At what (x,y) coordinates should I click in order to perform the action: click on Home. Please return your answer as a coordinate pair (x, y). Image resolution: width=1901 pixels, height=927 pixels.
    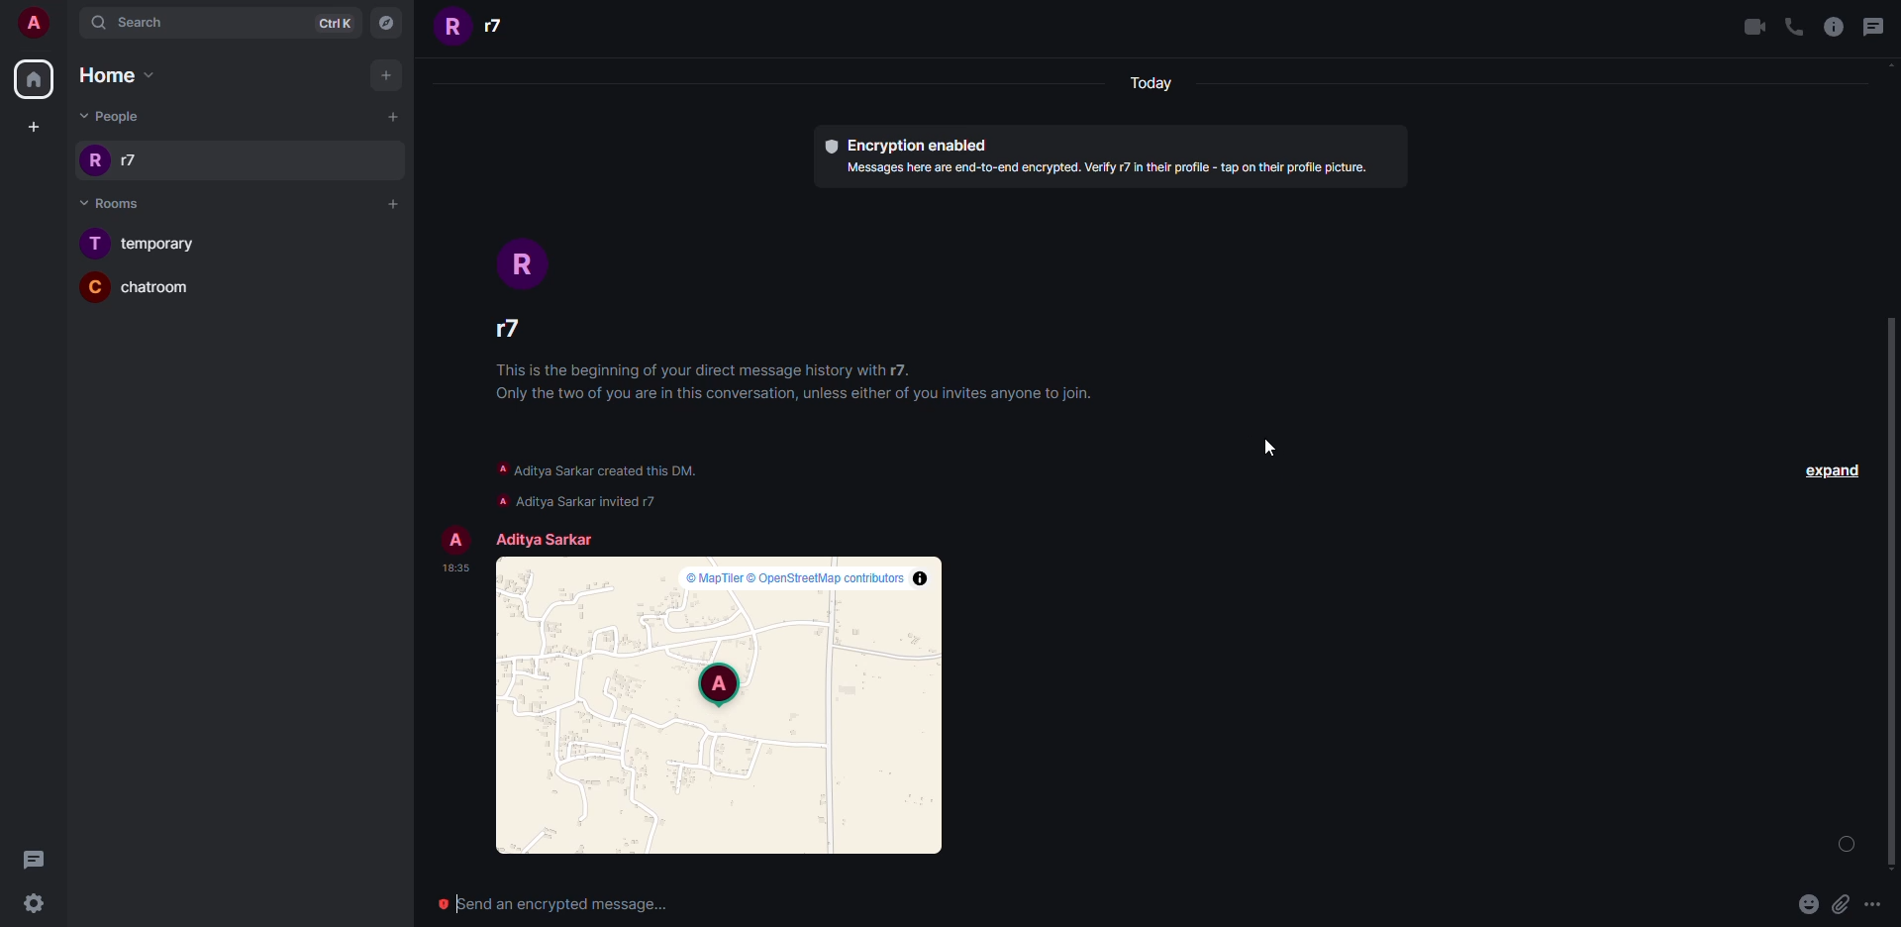
    Looking at the image, I should click on (32, 79).